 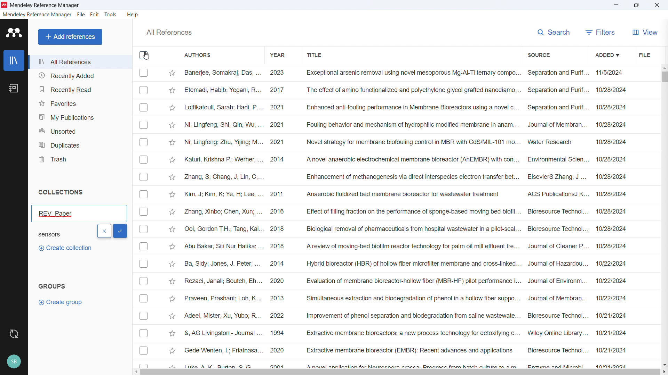 What do you see at coordinates (56, 234) in the screenshot?
I see `sensors` at bounding box center [56, 234].